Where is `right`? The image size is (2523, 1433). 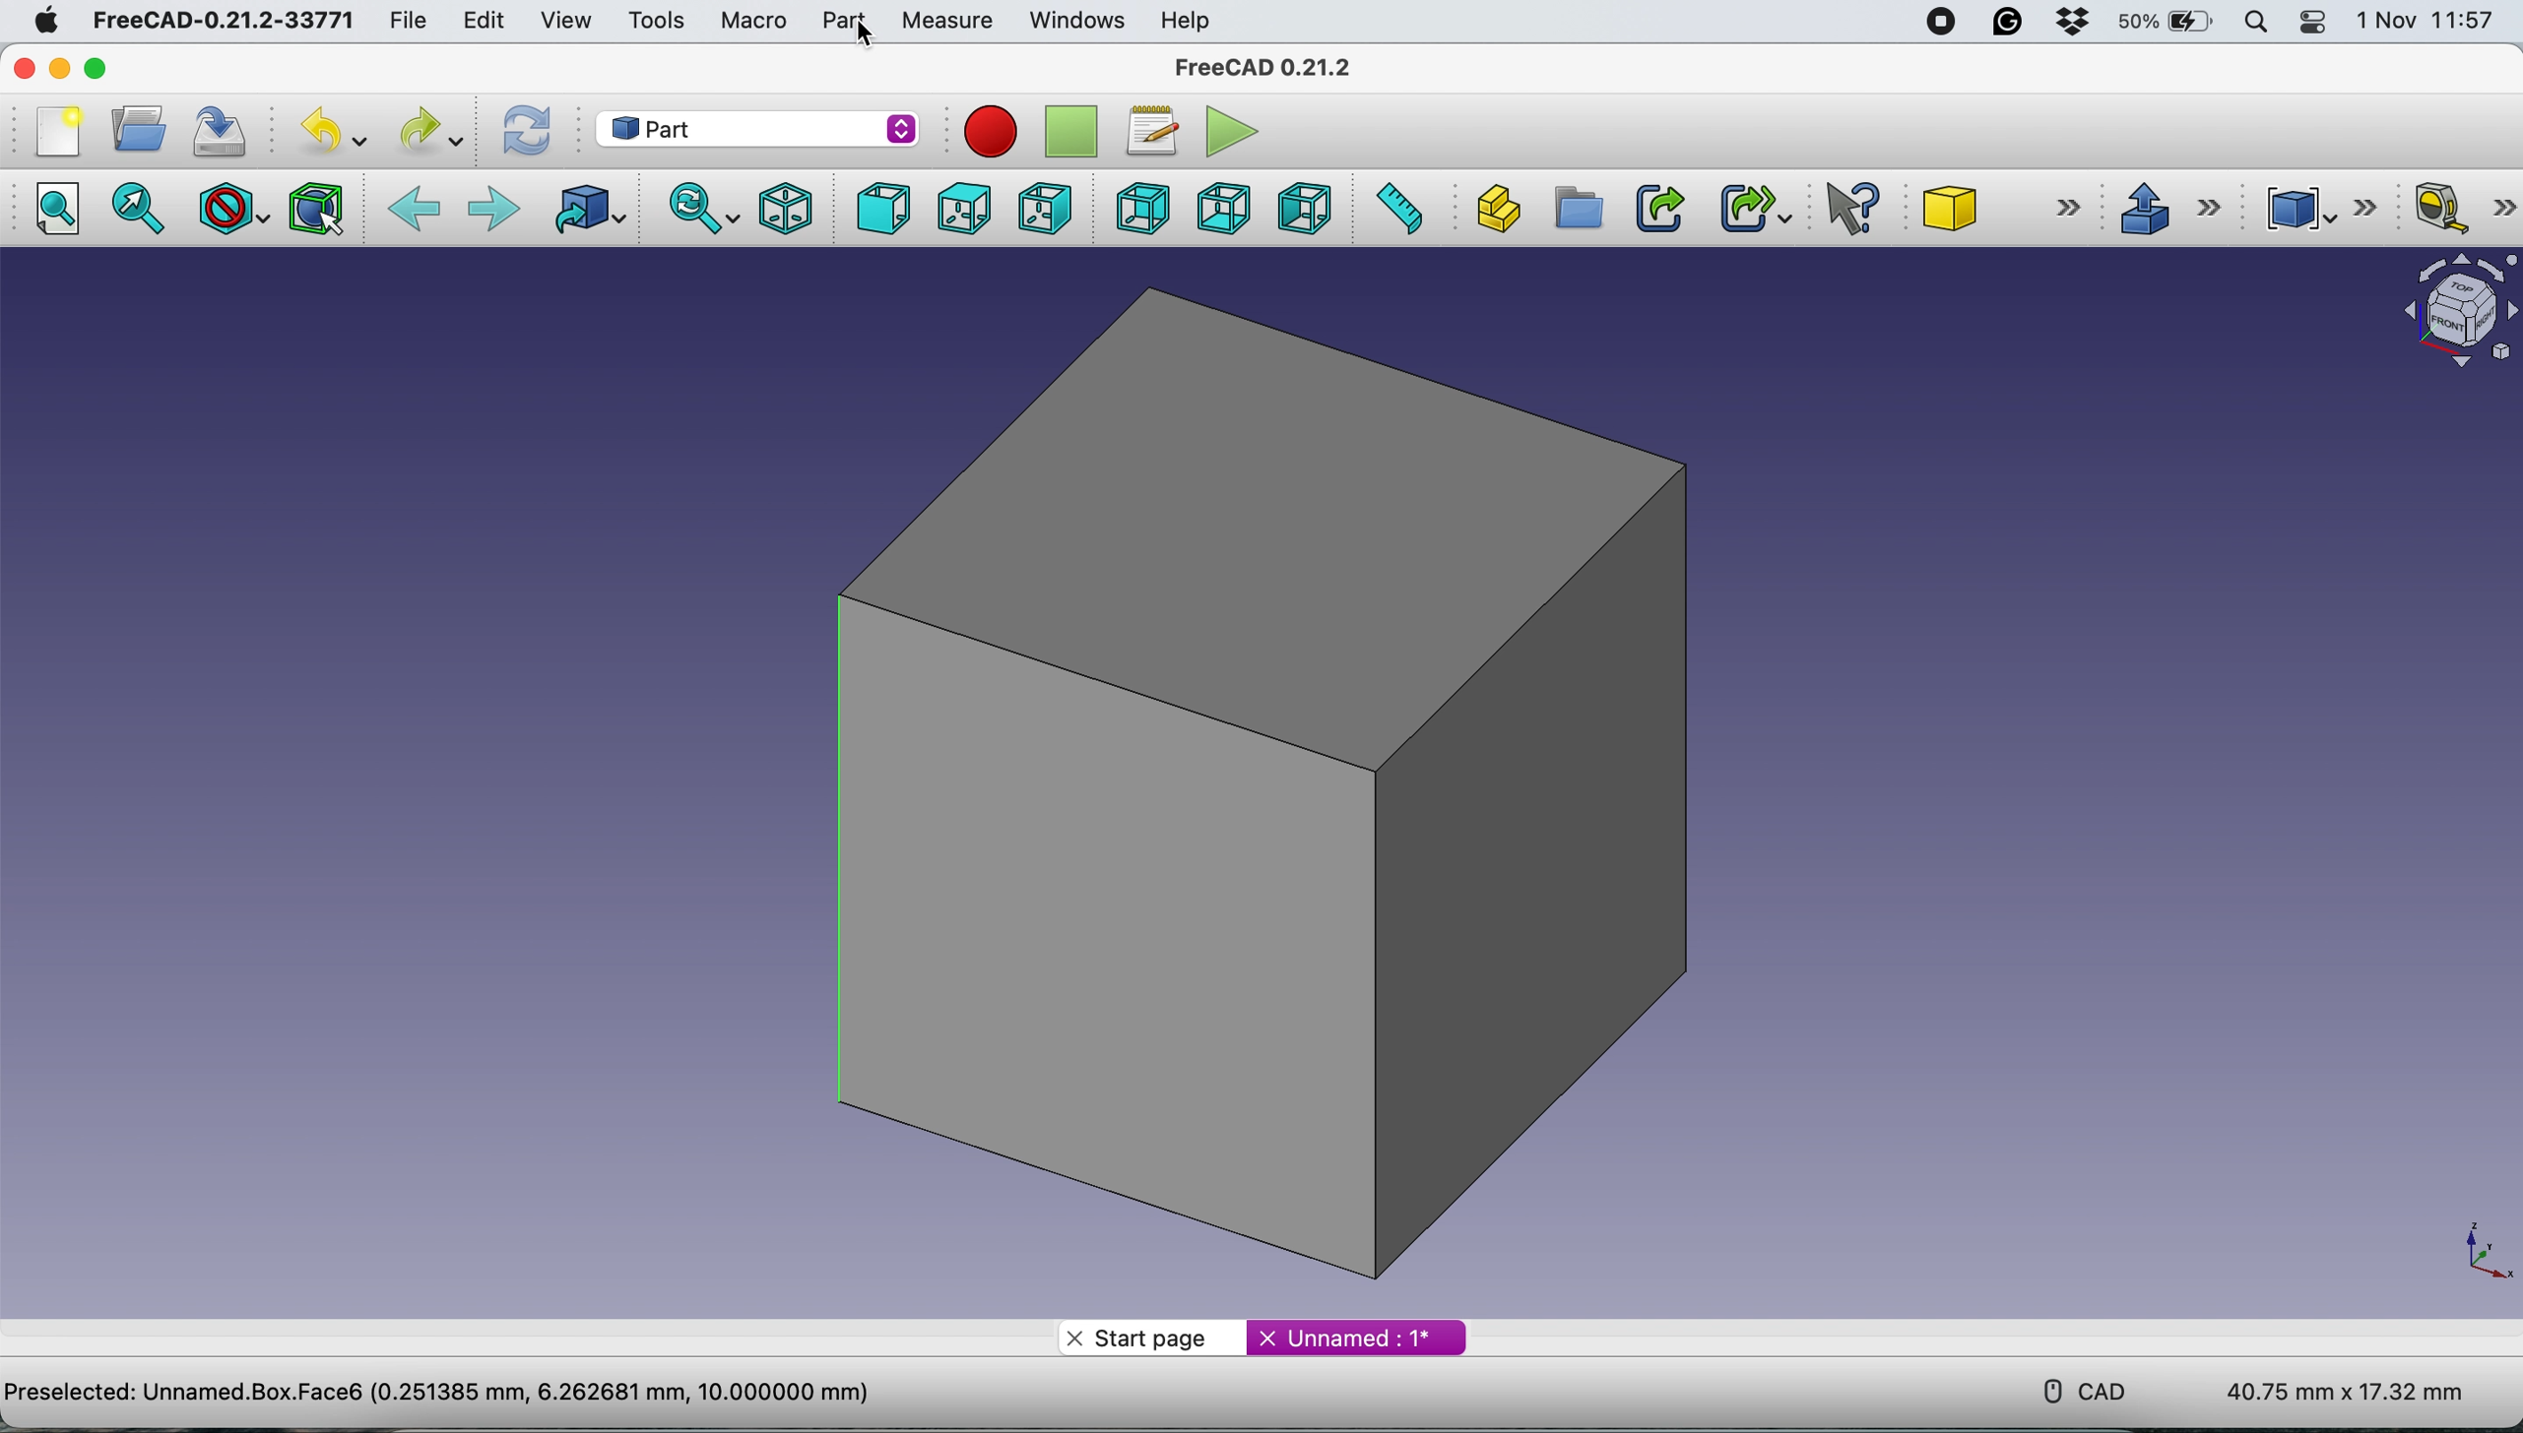 right is located at coordinates (1046, 207).